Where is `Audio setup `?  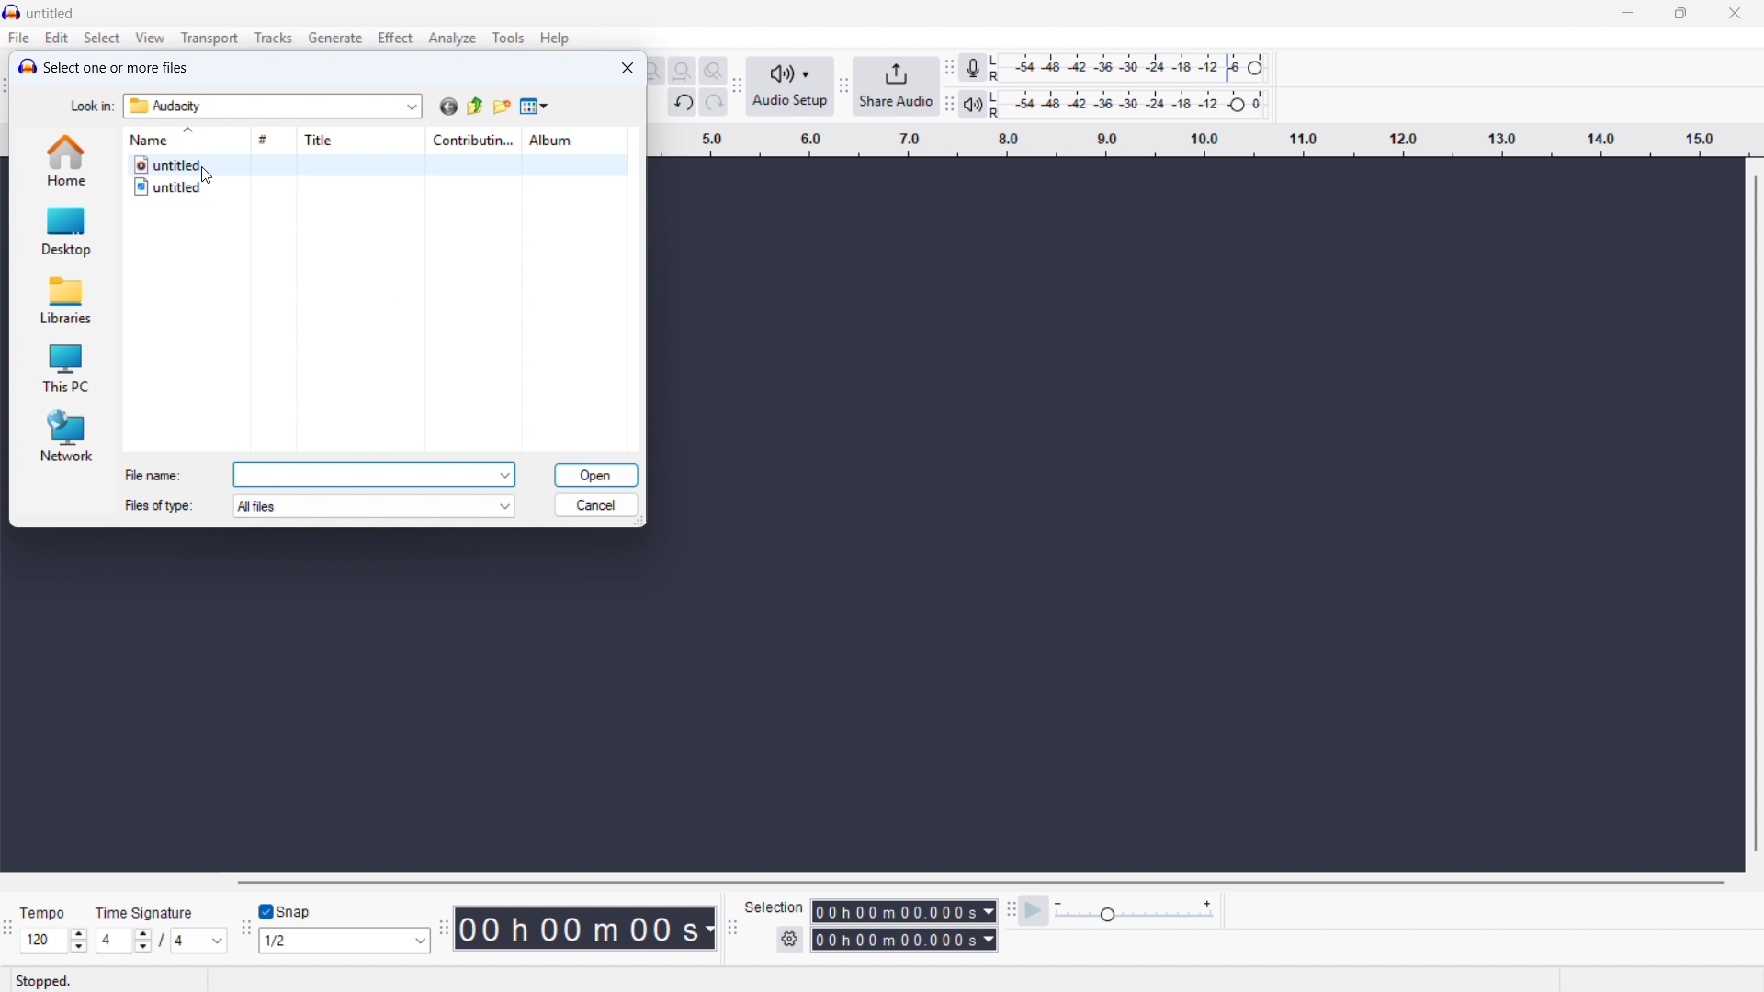
Audio setup  is located at coordinates (790, 86).